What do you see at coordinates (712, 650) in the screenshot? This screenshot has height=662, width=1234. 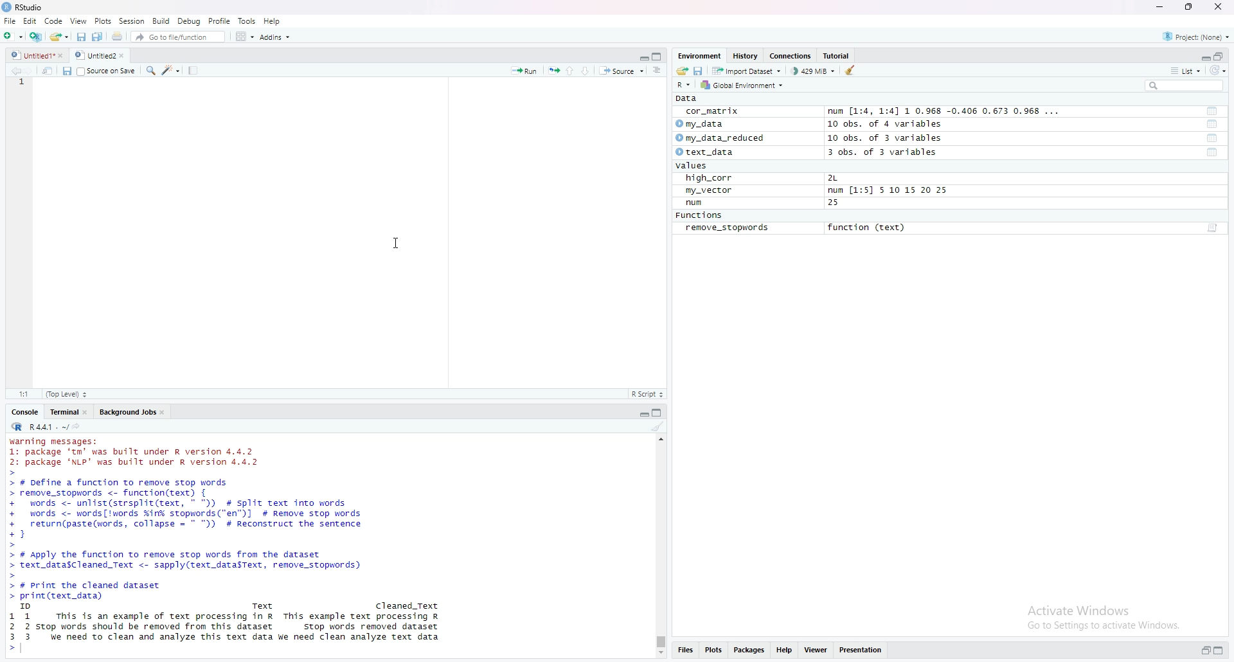 I see `Plots` at bounding box center [712, 650].